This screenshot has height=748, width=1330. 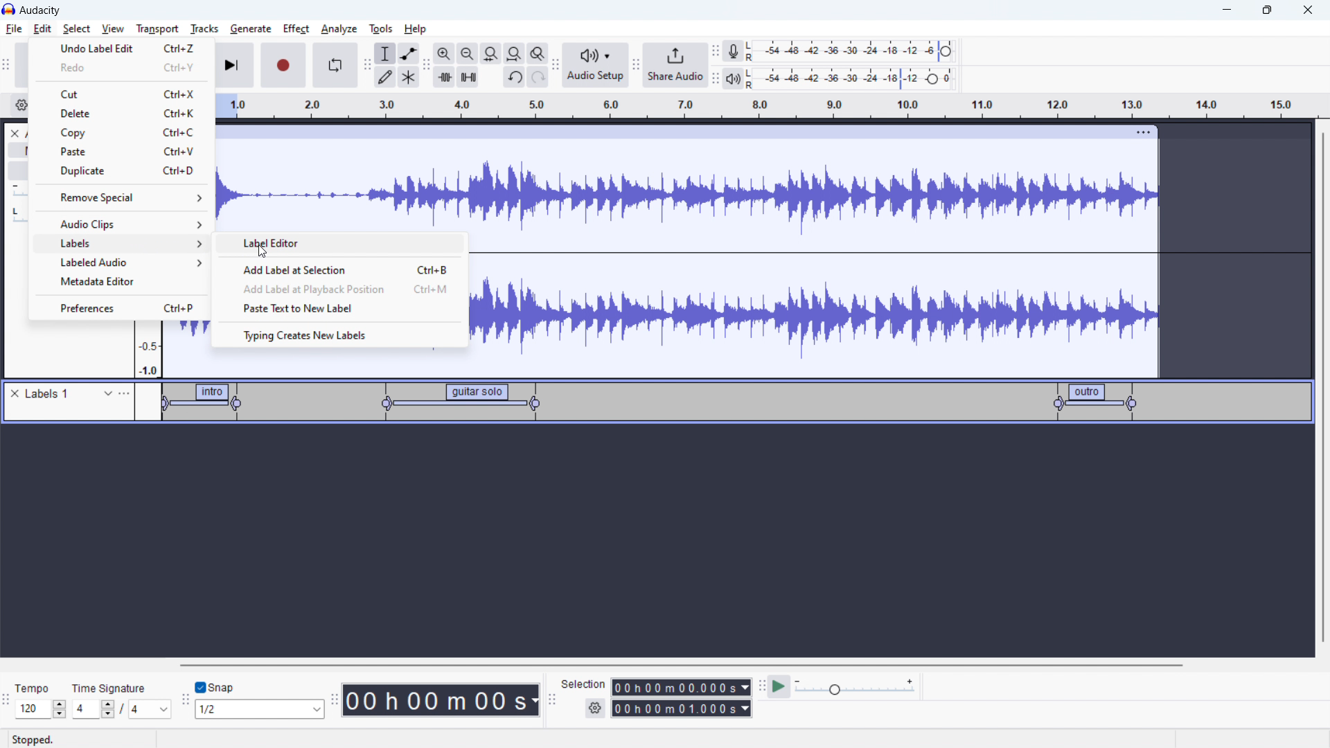 What do you see at coordinates (113, 28) in the screenshot?
I see `view` at bounding box center [113, 28].